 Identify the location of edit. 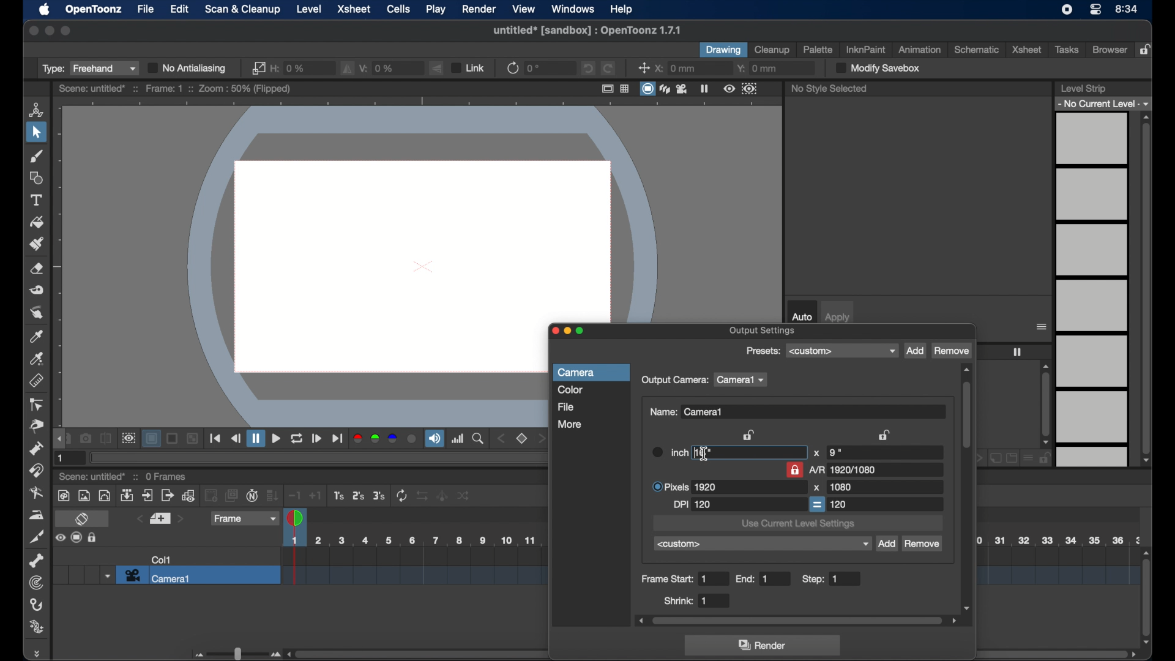
(180, 10).